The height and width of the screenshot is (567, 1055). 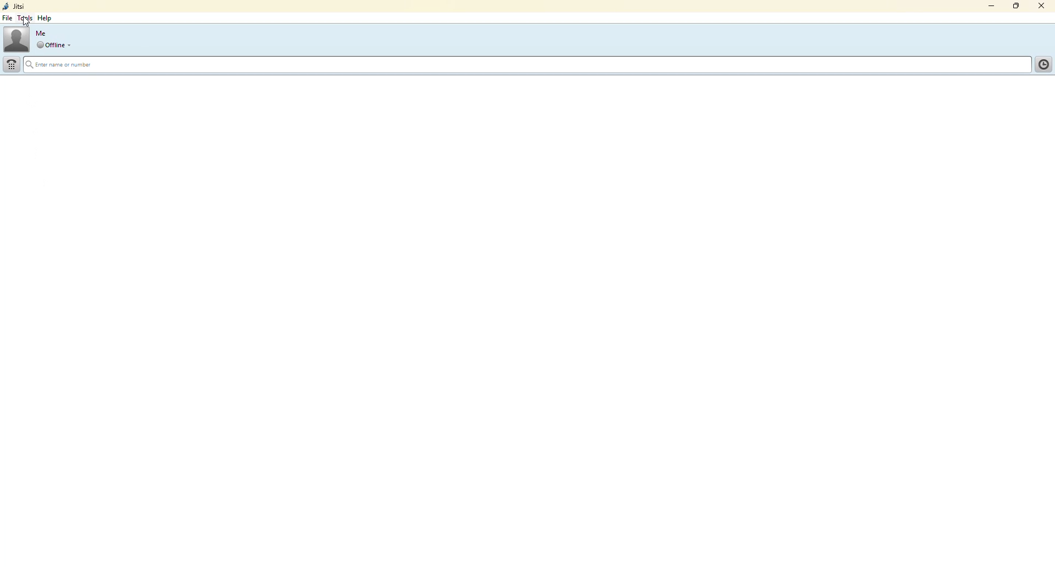 I want to click on Enter name or number, so click(x=70, y=65).